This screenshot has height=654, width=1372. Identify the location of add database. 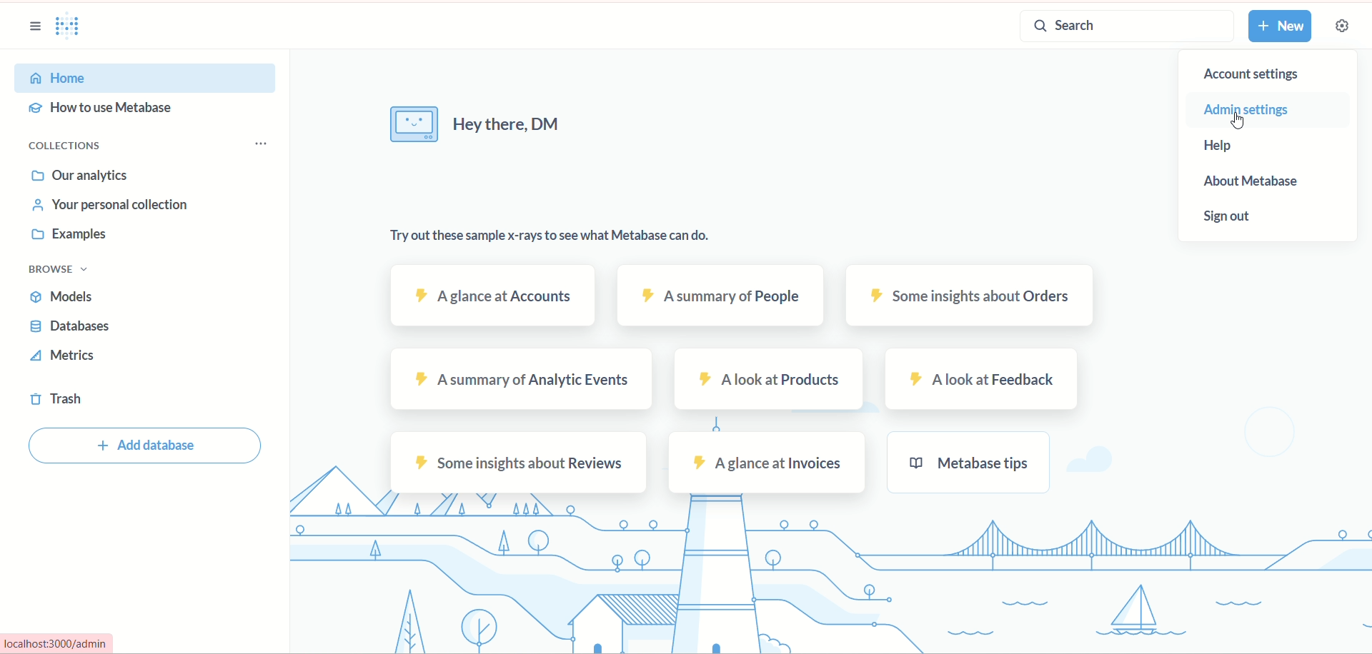
(146, 446).